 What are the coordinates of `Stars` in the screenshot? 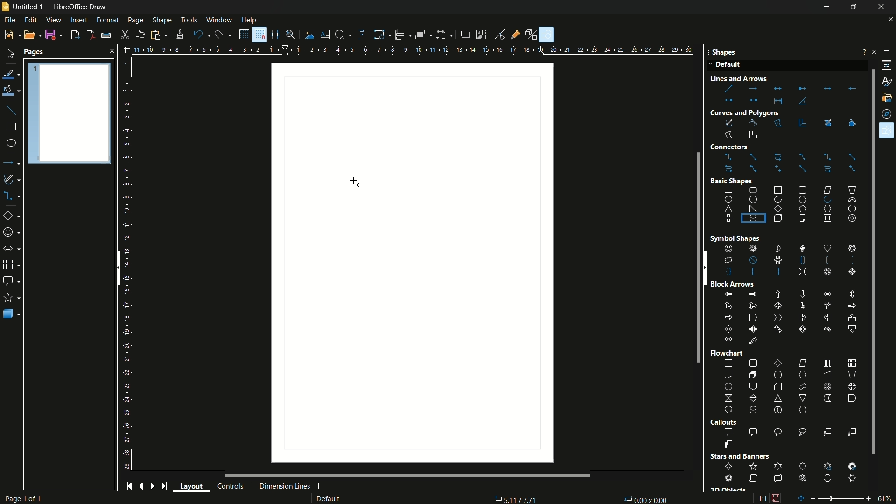 It's located at (743, 457).